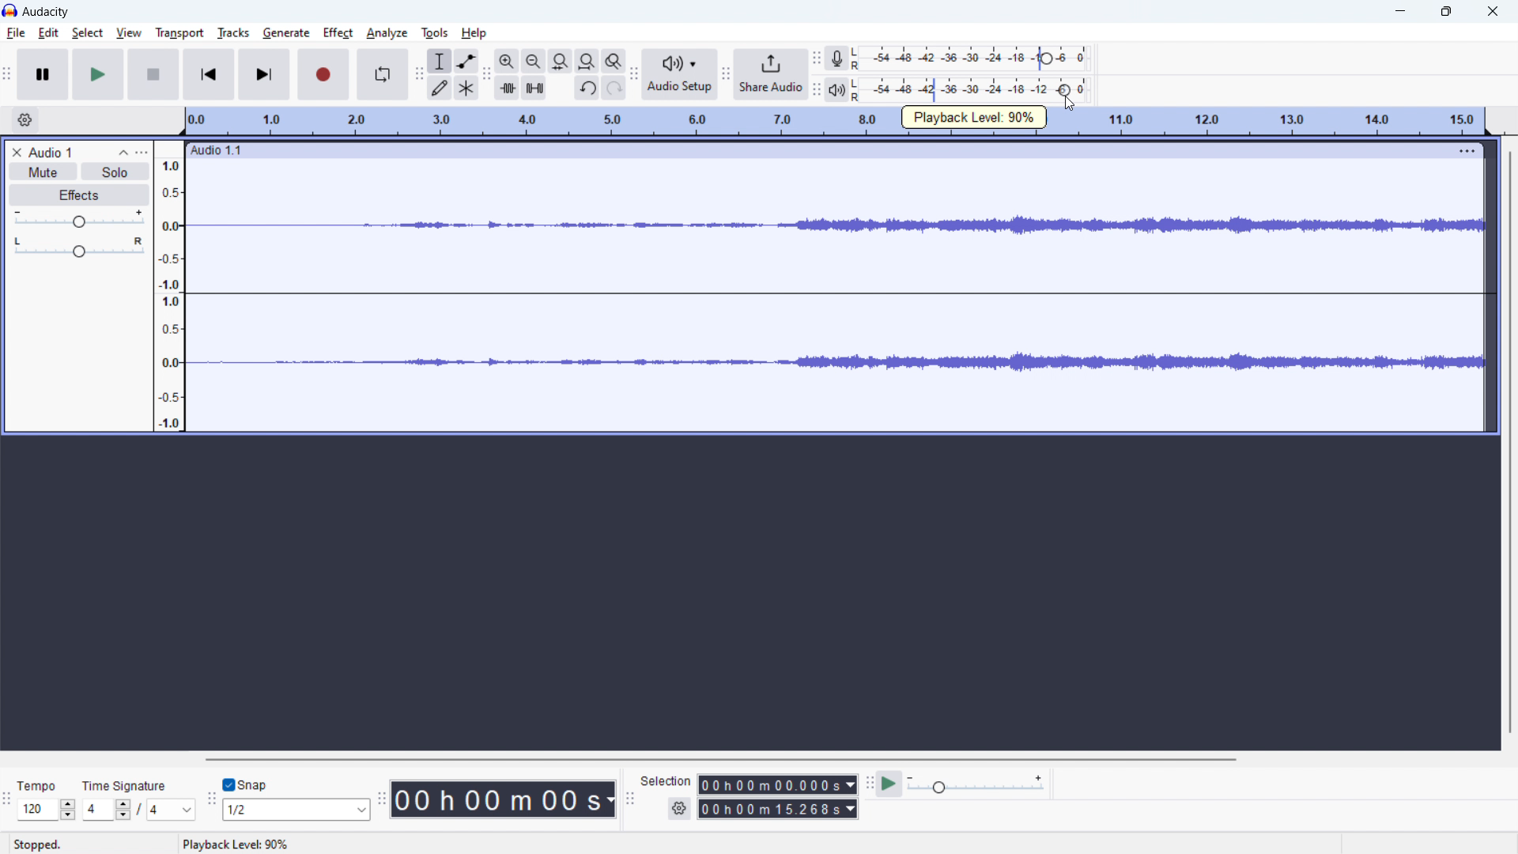  Describe the element at coordinates (486, 74) in the screenshot. I see `edit toolbar` at that location.